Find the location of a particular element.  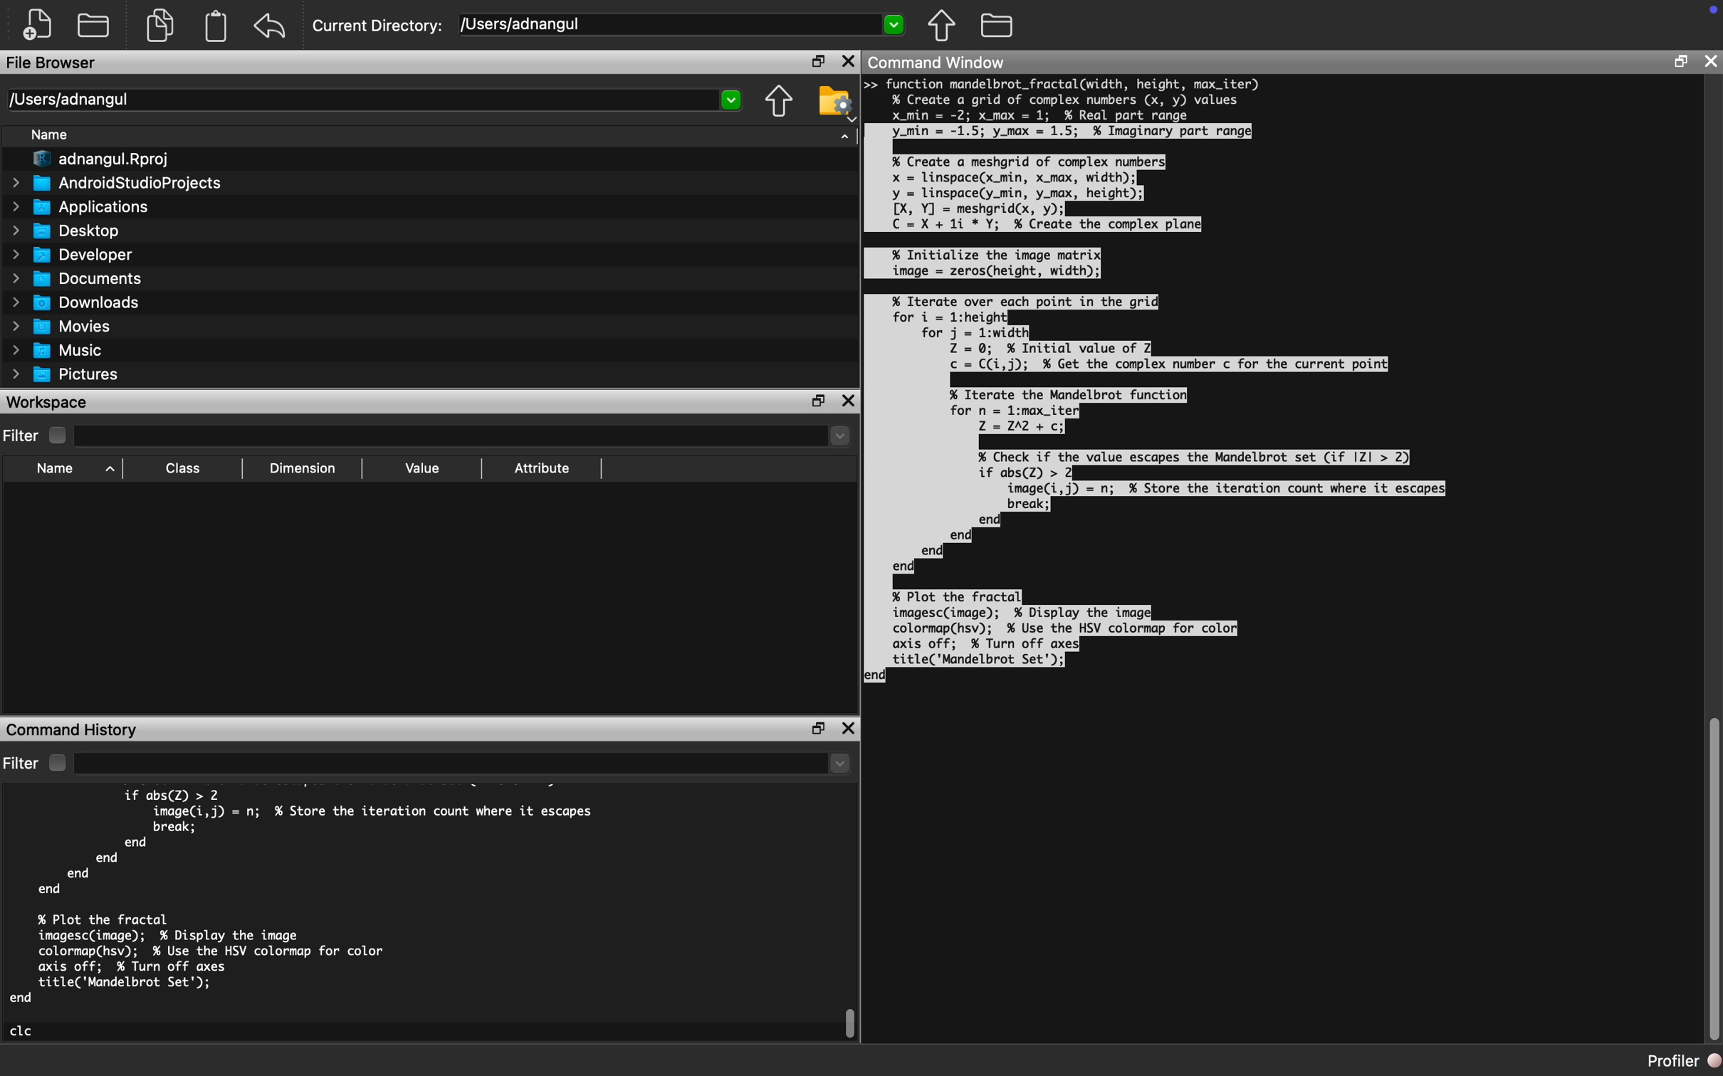

New File is located at coordinates (36, 26).